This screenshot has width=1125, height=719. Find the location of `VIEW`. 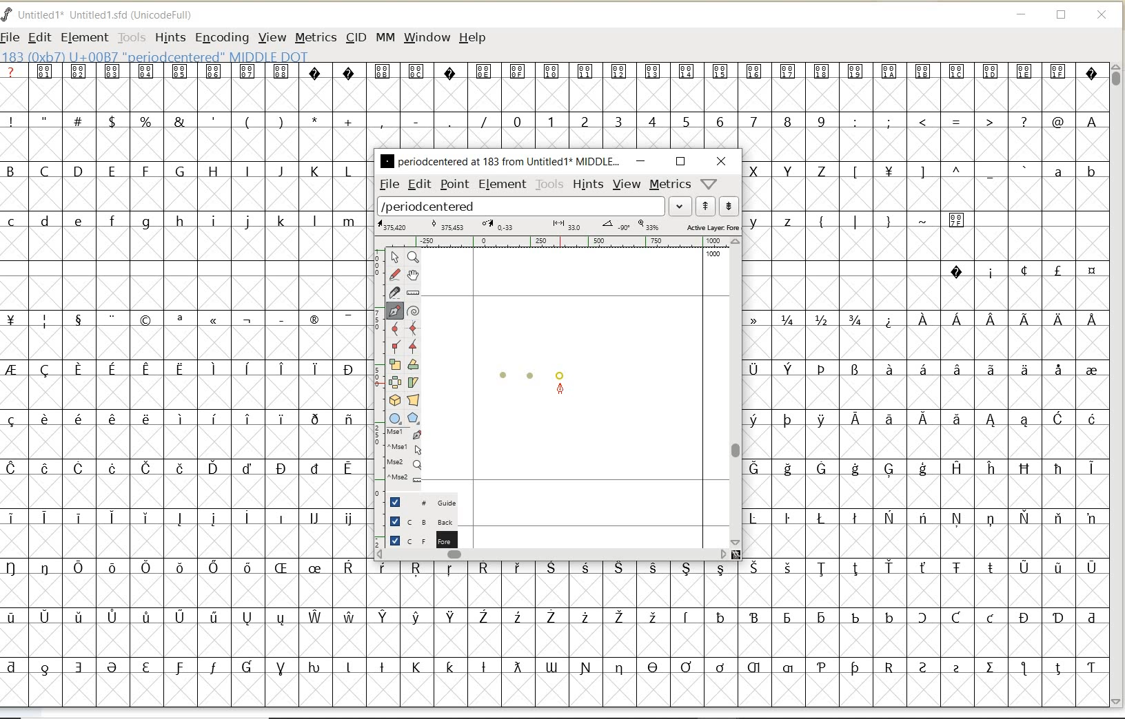

VIEW is located at coordinates (272, 38).